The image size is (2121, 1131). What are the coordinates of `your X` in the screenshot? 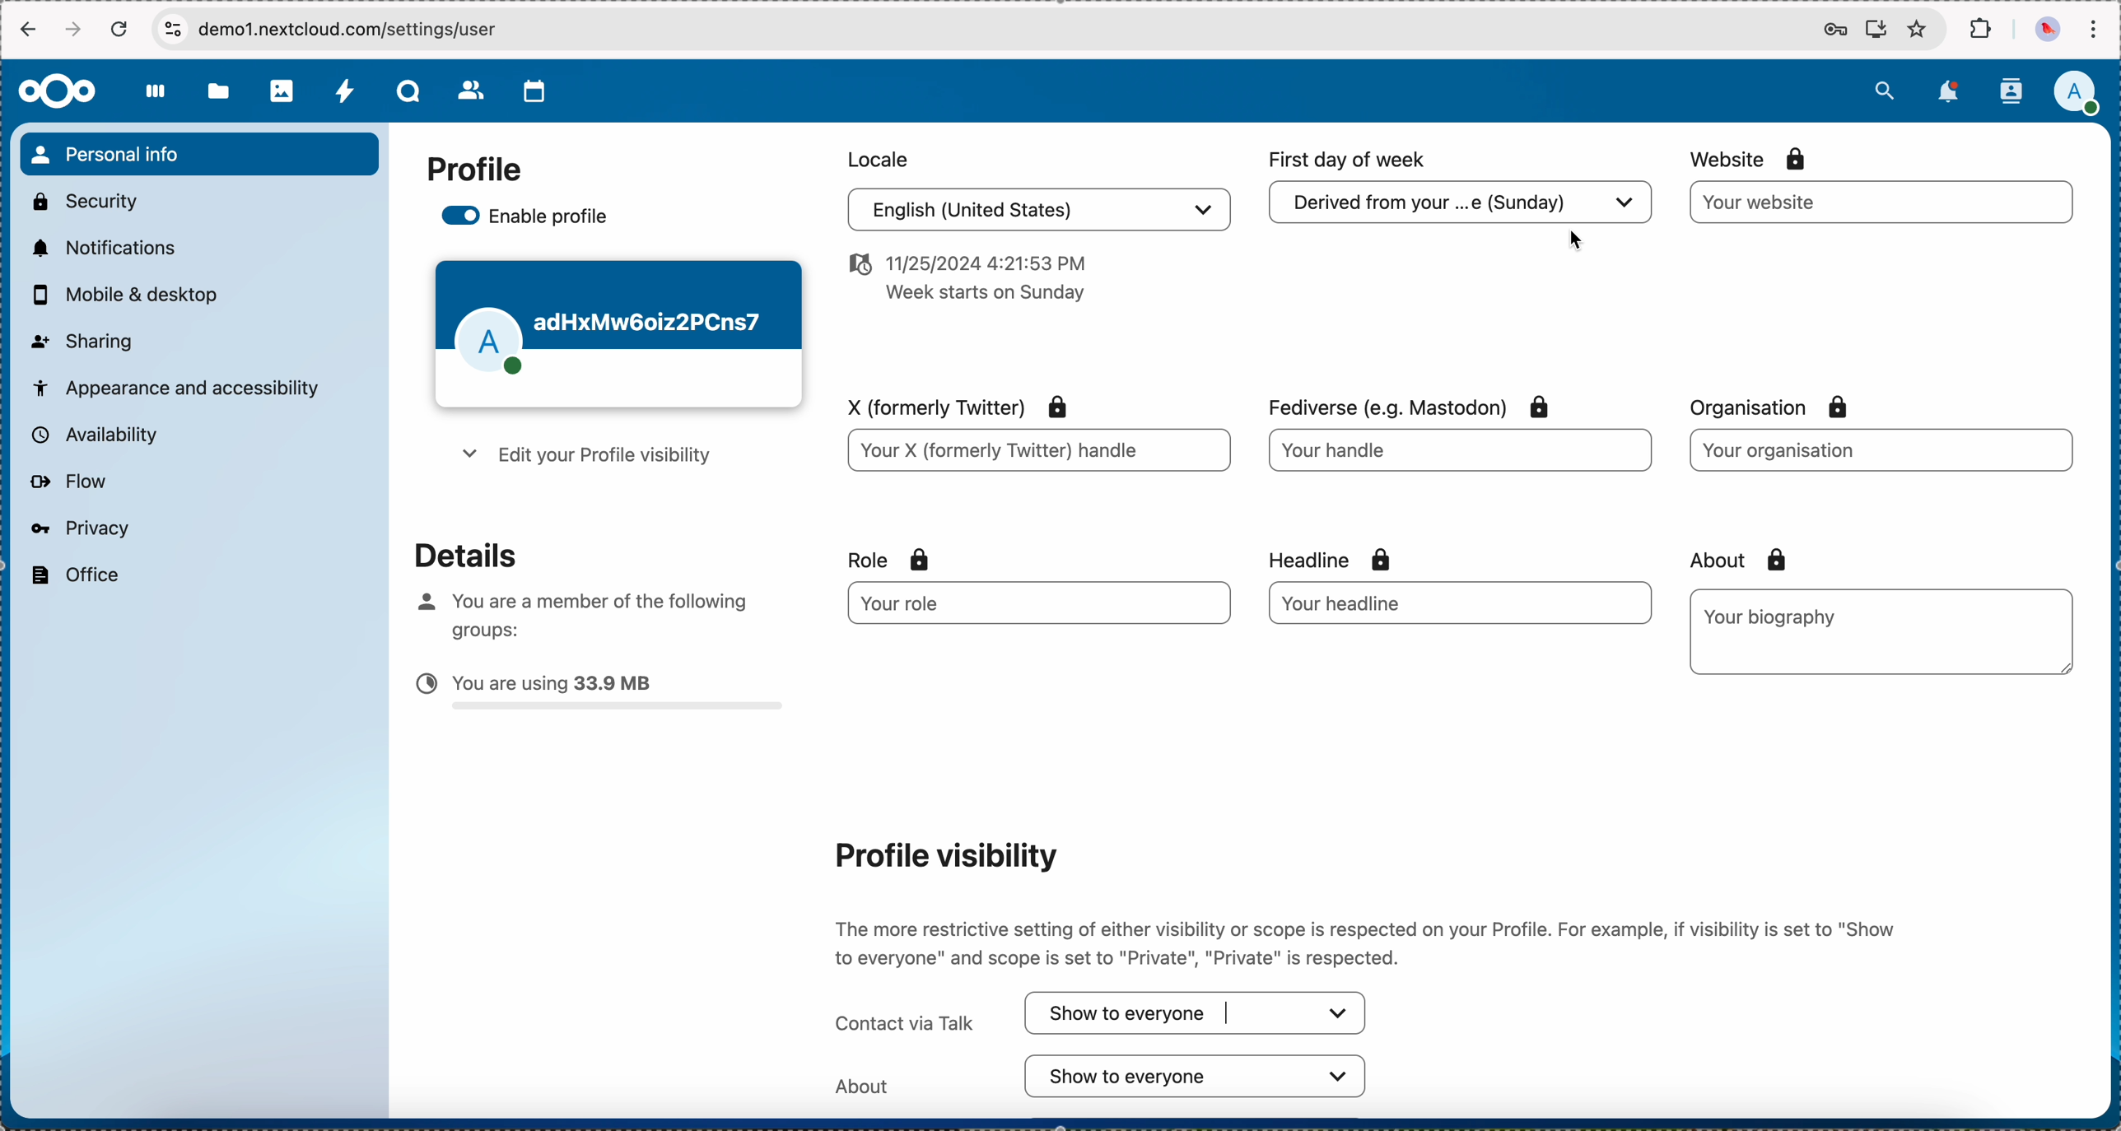 It's located at (1037, 453).